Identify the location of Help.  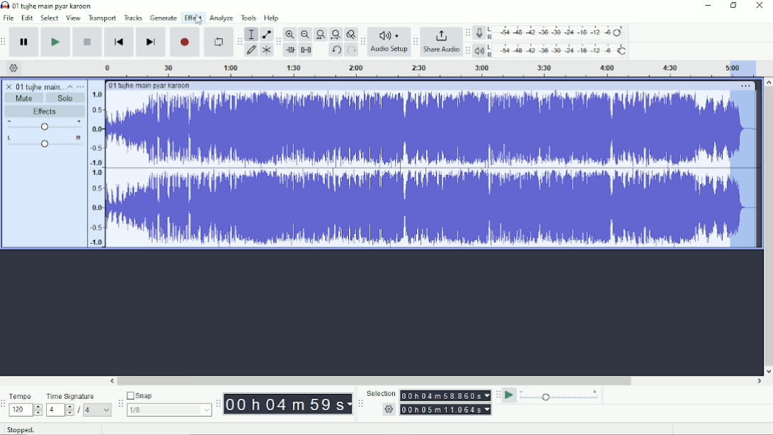
(273, 18).